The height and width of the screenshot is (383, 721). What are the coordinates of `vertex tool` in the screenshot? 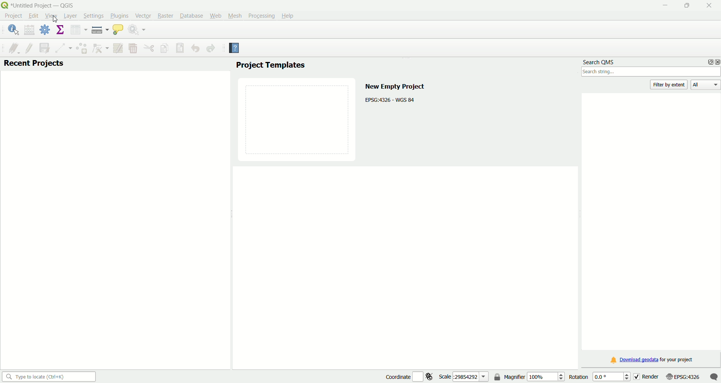 It's located at (100, 49).